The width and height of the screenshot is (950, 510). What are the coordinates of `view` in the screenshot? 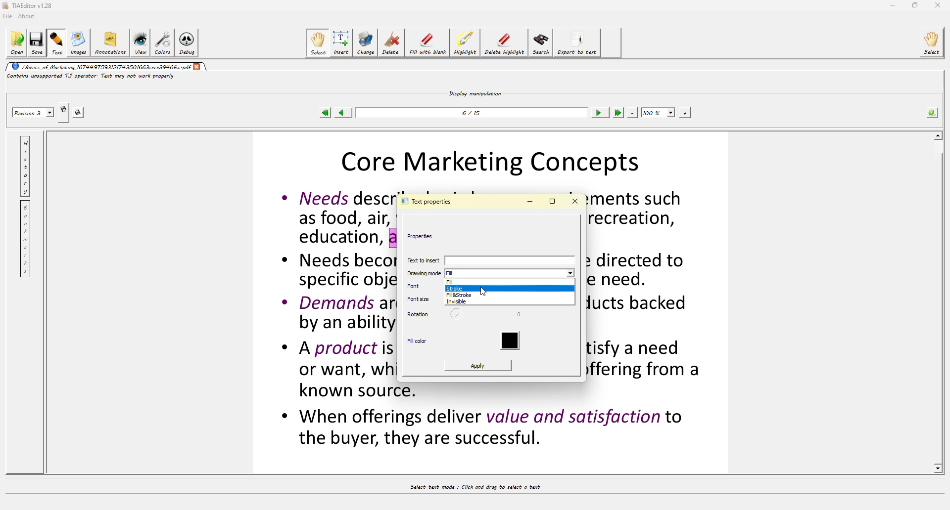 It's located at (140, 42).